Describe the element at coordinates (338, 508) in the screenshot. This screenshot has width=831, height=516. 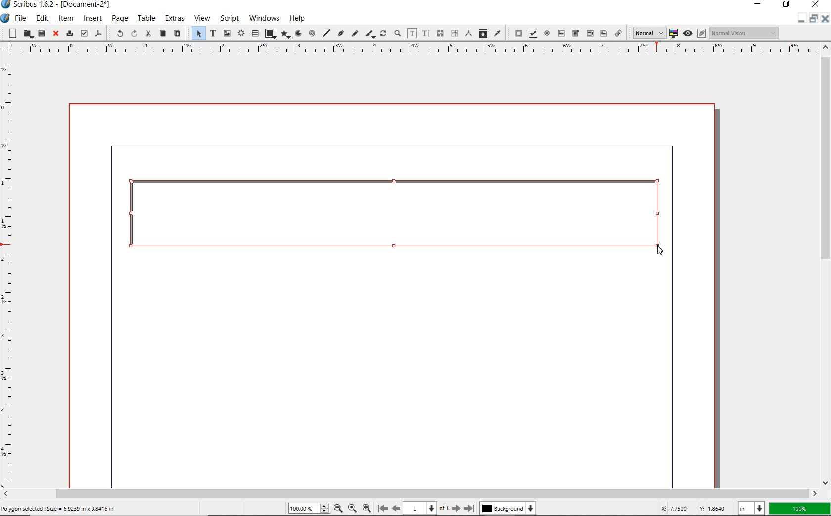
I see `zoom in` at that location.